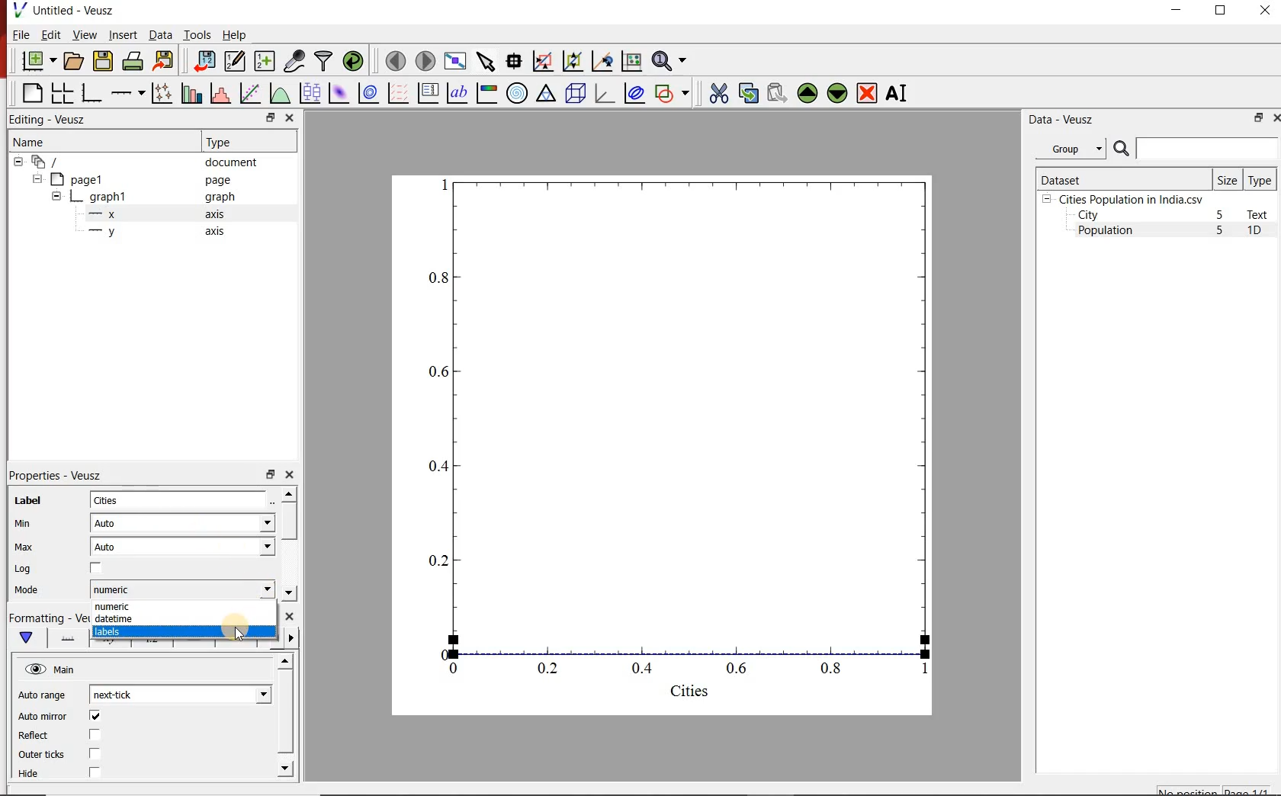 This screenshot has height=796, width=1281. I want to click on File, so click(21, 34).